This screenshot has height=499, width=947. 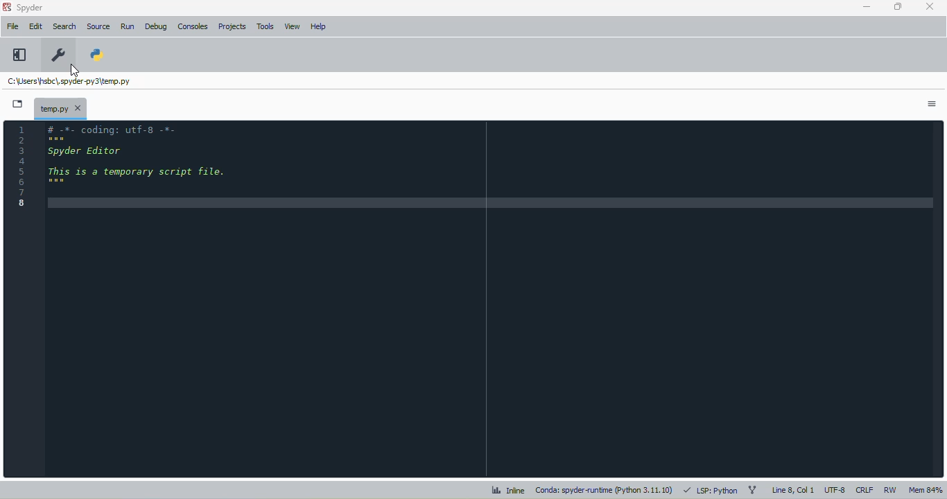 What do you see at coordinates (31, 8) in the screenshot?
I see `spyder` at bounding box center [31, 8].